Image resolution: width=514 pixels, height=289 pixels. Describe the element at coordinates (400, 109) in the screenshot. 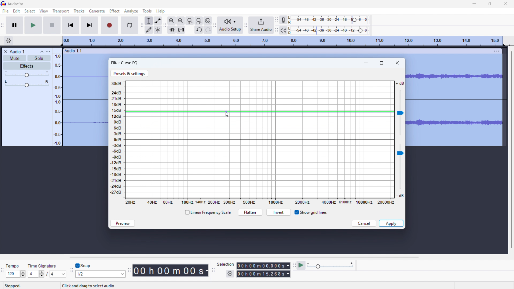

I see `volume slider` at that location.